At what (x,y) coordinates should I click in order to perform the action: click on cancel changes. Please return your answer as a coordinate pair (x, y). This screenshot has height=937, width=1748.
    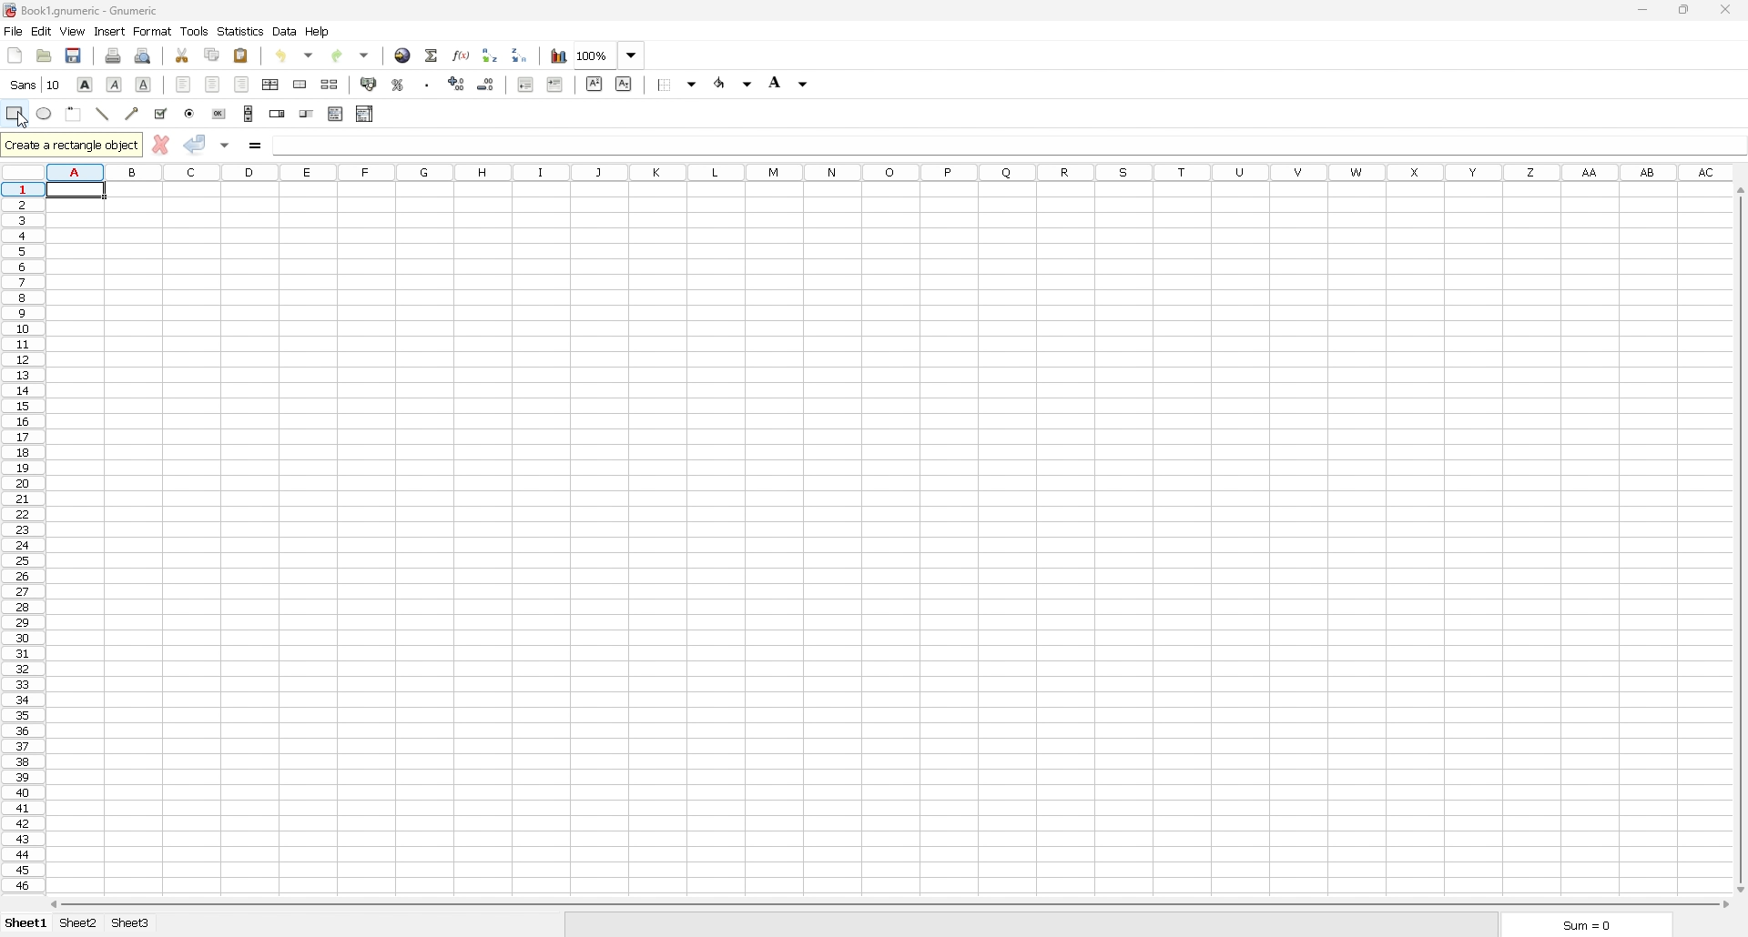
    Looking at the image, I should click on (161, 144).